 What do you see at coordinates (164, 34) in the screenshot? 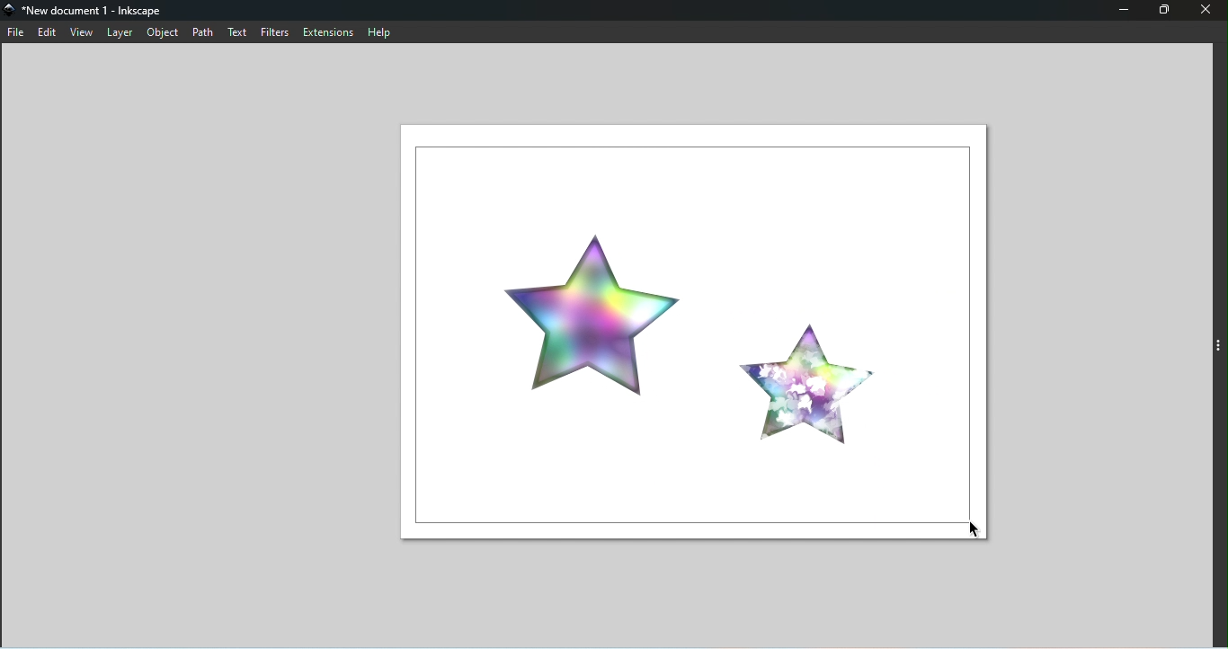
I see `Object` at bounding box center [164, 34].